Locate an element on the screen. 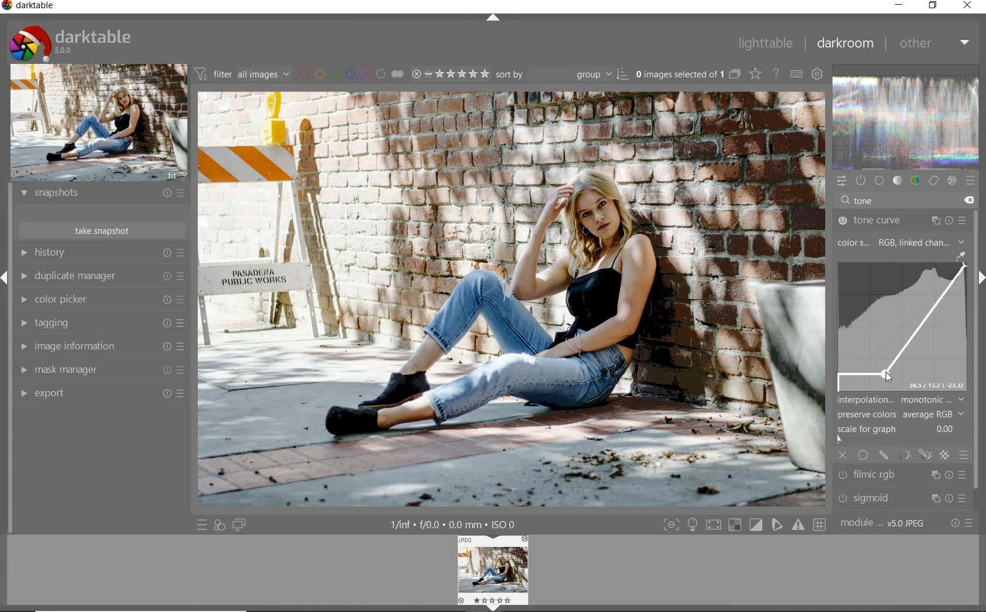  enable online help is located at coordinates (776, 74).